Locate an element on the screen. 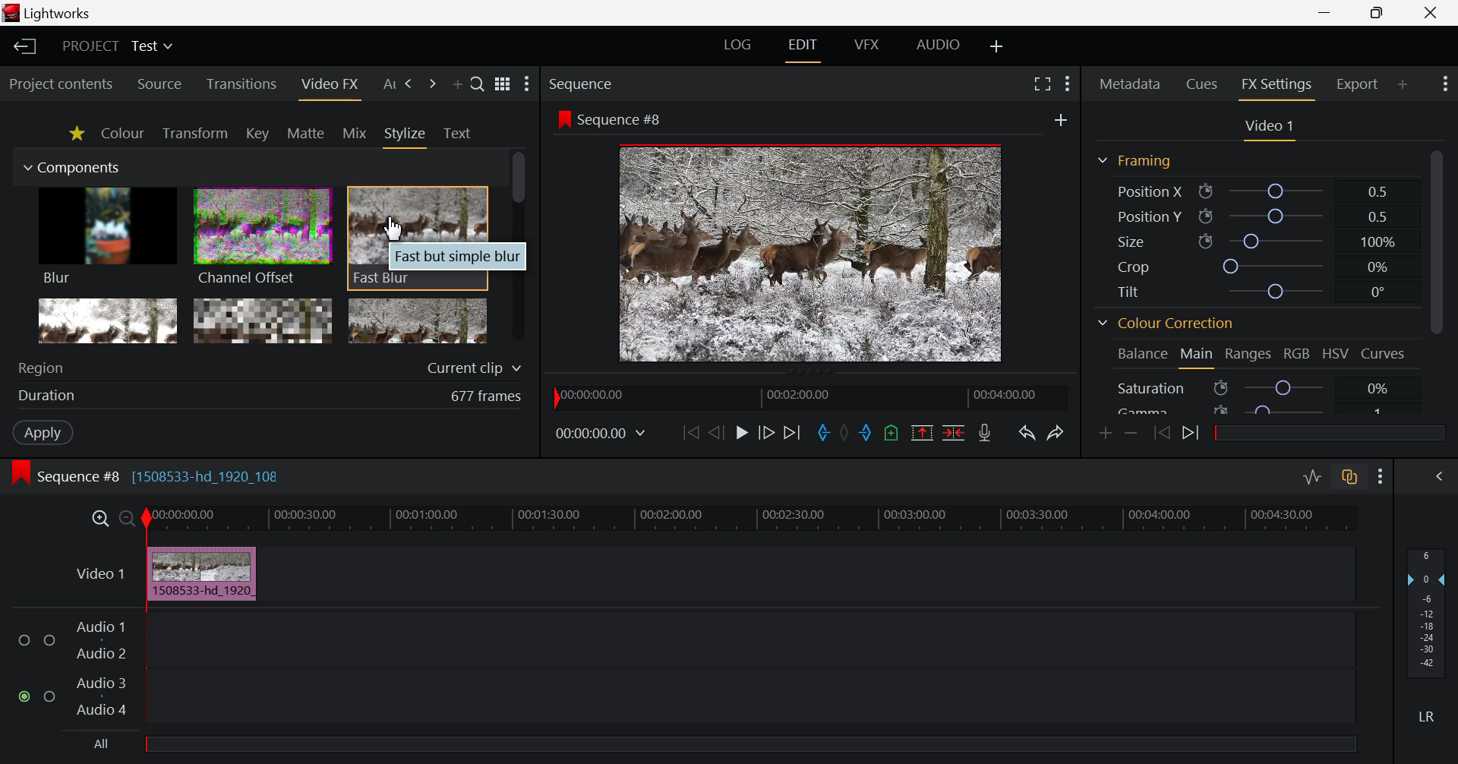  Audio Input Fields is located at coordinates (679, 670).